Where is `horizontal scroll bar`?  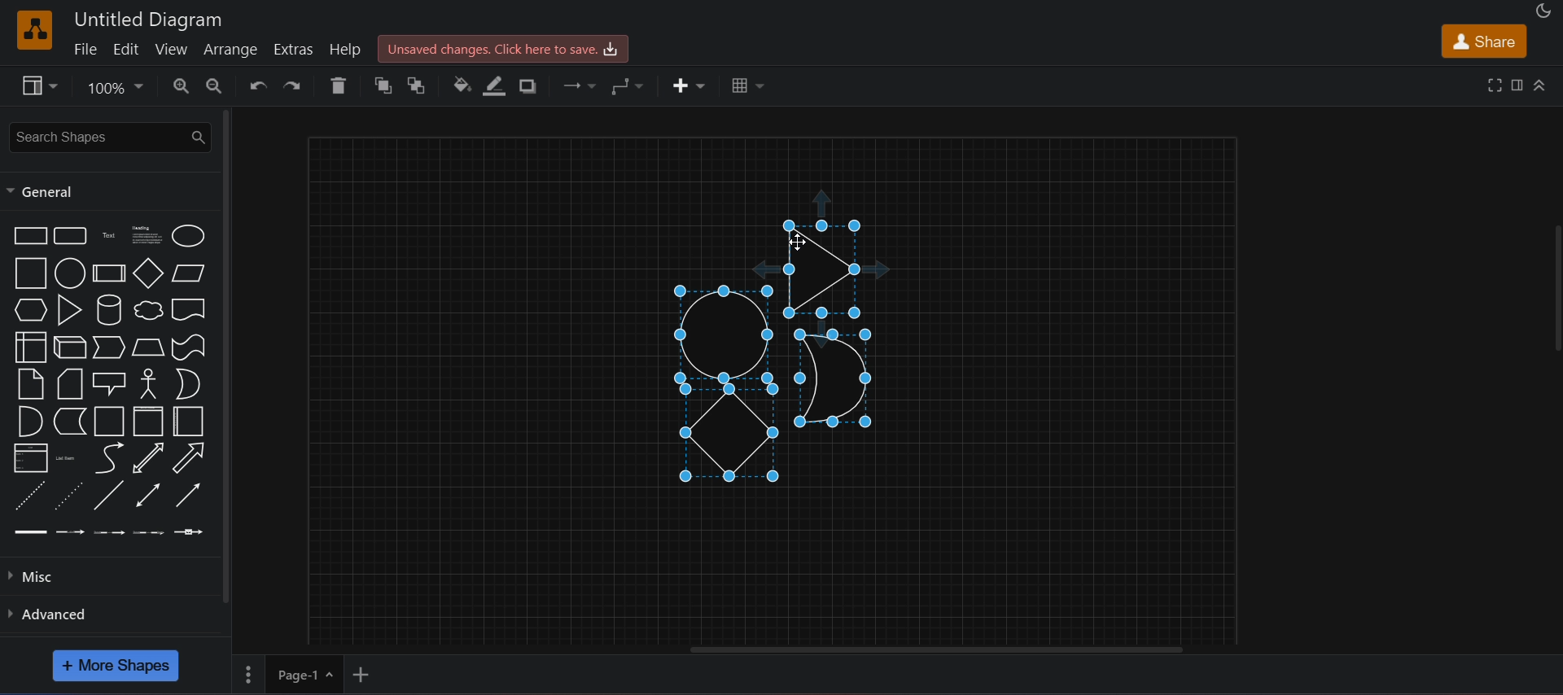 horizontal scroll bar is located at coordinates (935, 652).